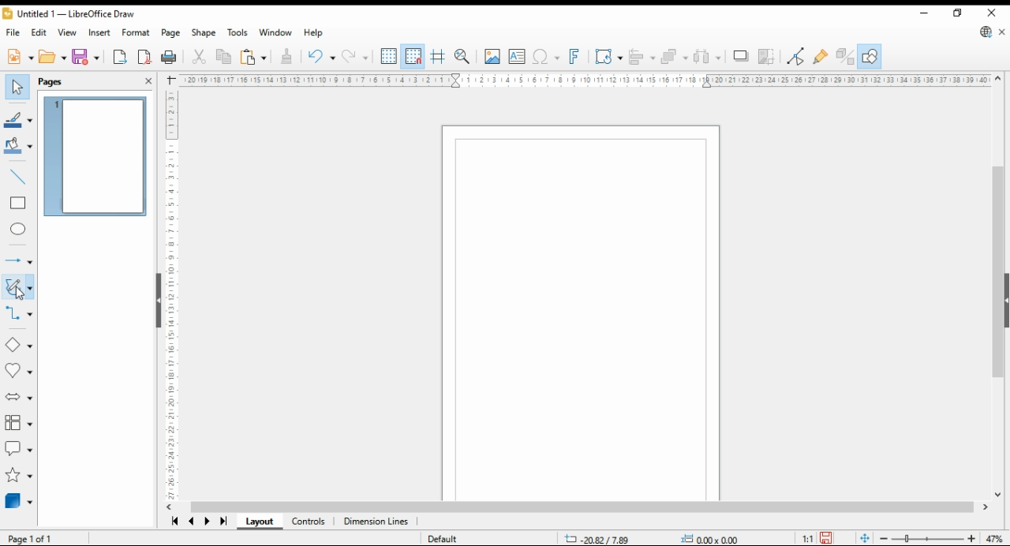 Image resolution: width=1010 pixels, height=546 pixels. Describe the element at coordinates (20, 178) in the screenshot. I see `insert line ` at that location.